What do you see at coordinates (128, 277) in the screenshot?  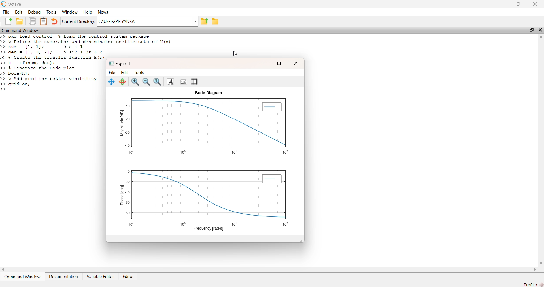 I see `Editor` at bounding box center [128, 277].